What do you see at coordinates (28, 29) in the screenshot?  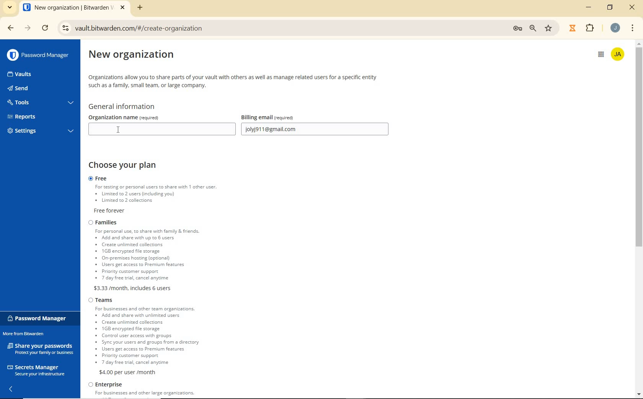 I see `FORWARD` at bounding box center [28, 29].